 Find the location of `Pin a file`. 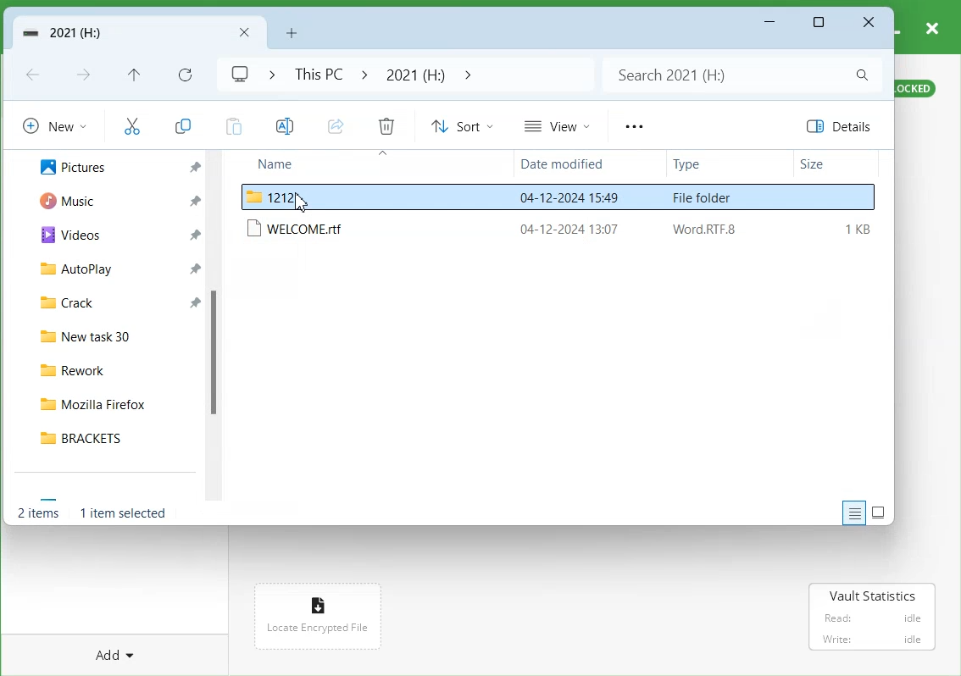

Pin a file is located at coordinates (193, 267).